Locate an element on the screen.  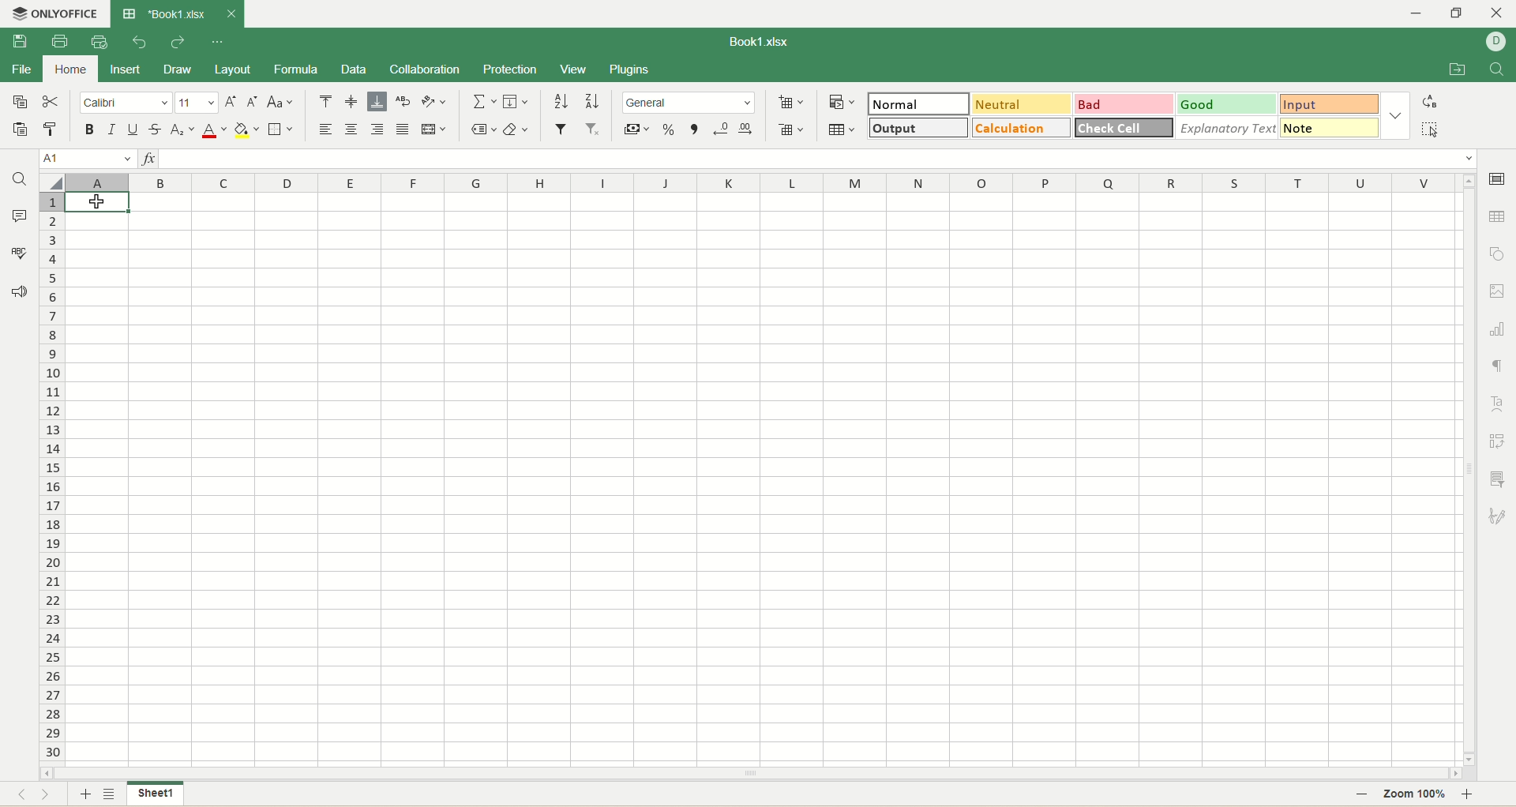
chart settings is located at coordinates (1498, 328).